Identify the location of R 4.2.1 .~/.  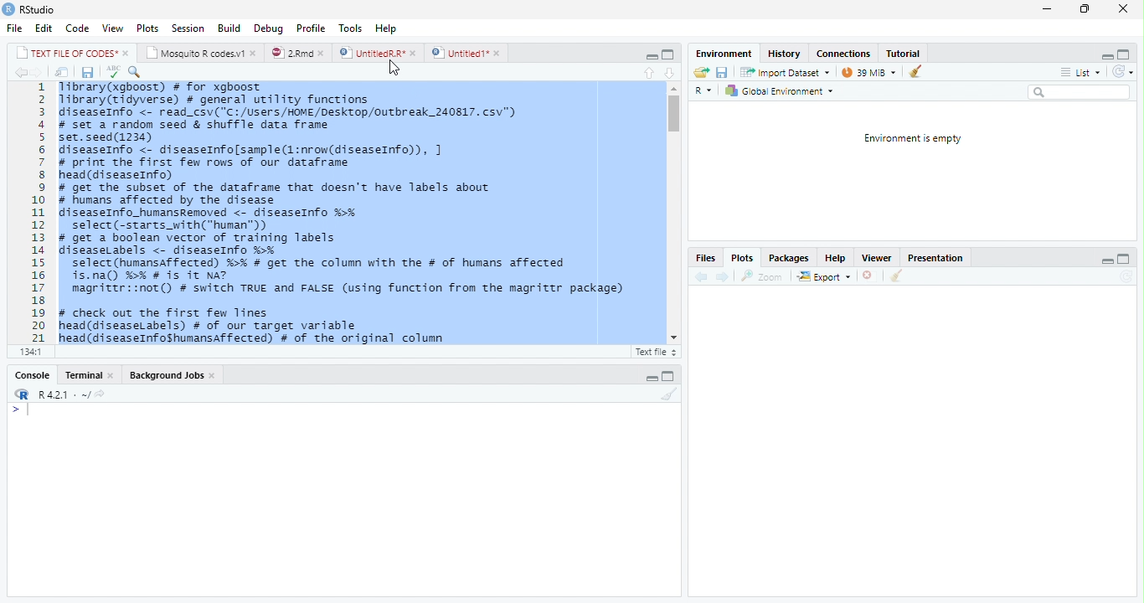
(62, 394).